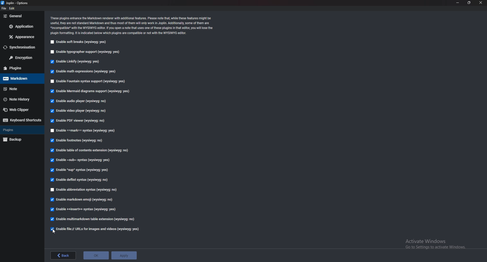 The width and height of the screenshot is (487, 262). What do you see at coordinates (81, 161) in the screenshot?
I see `Enable sub syntax` at bounding box center [81, 161].